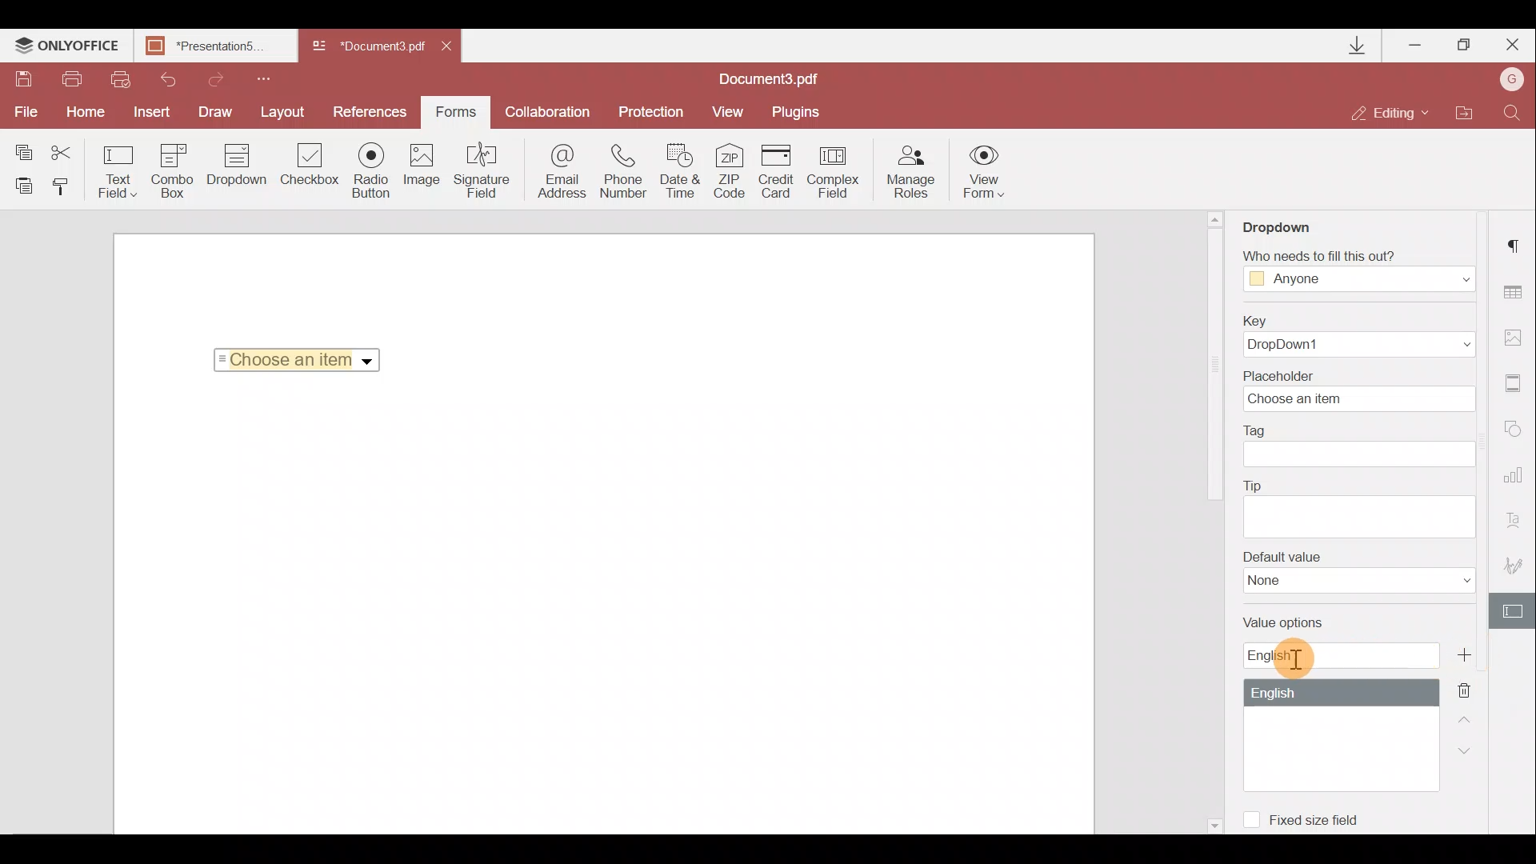 Image resolution: width=1536 pixels, height=864 pixels. Describe the element at coordinates (1516, 482) in the screenshot. I see `Chart settings` at that location.